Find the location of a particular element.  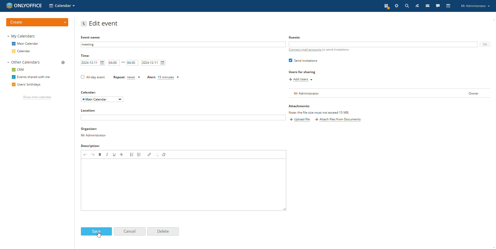

my calendars is located at coordinates (22, 36).